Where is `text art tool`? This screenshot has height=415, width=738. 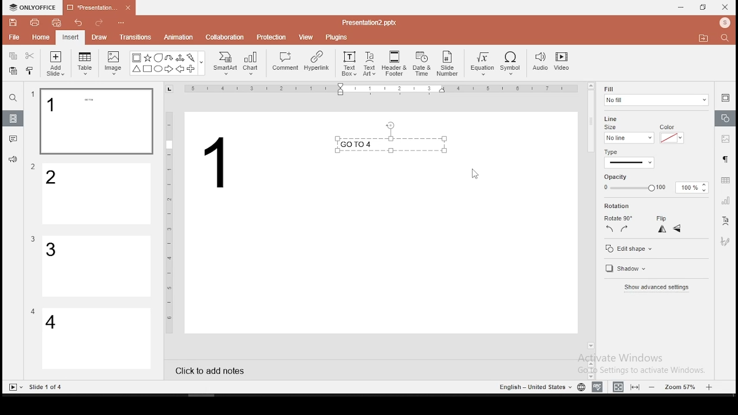
text art tool is located at coordinates (725, 221).